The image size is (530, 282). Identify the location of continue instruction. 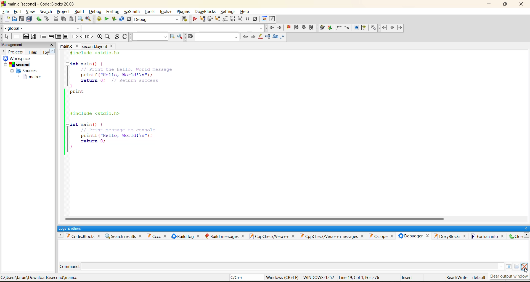
(84, 36).